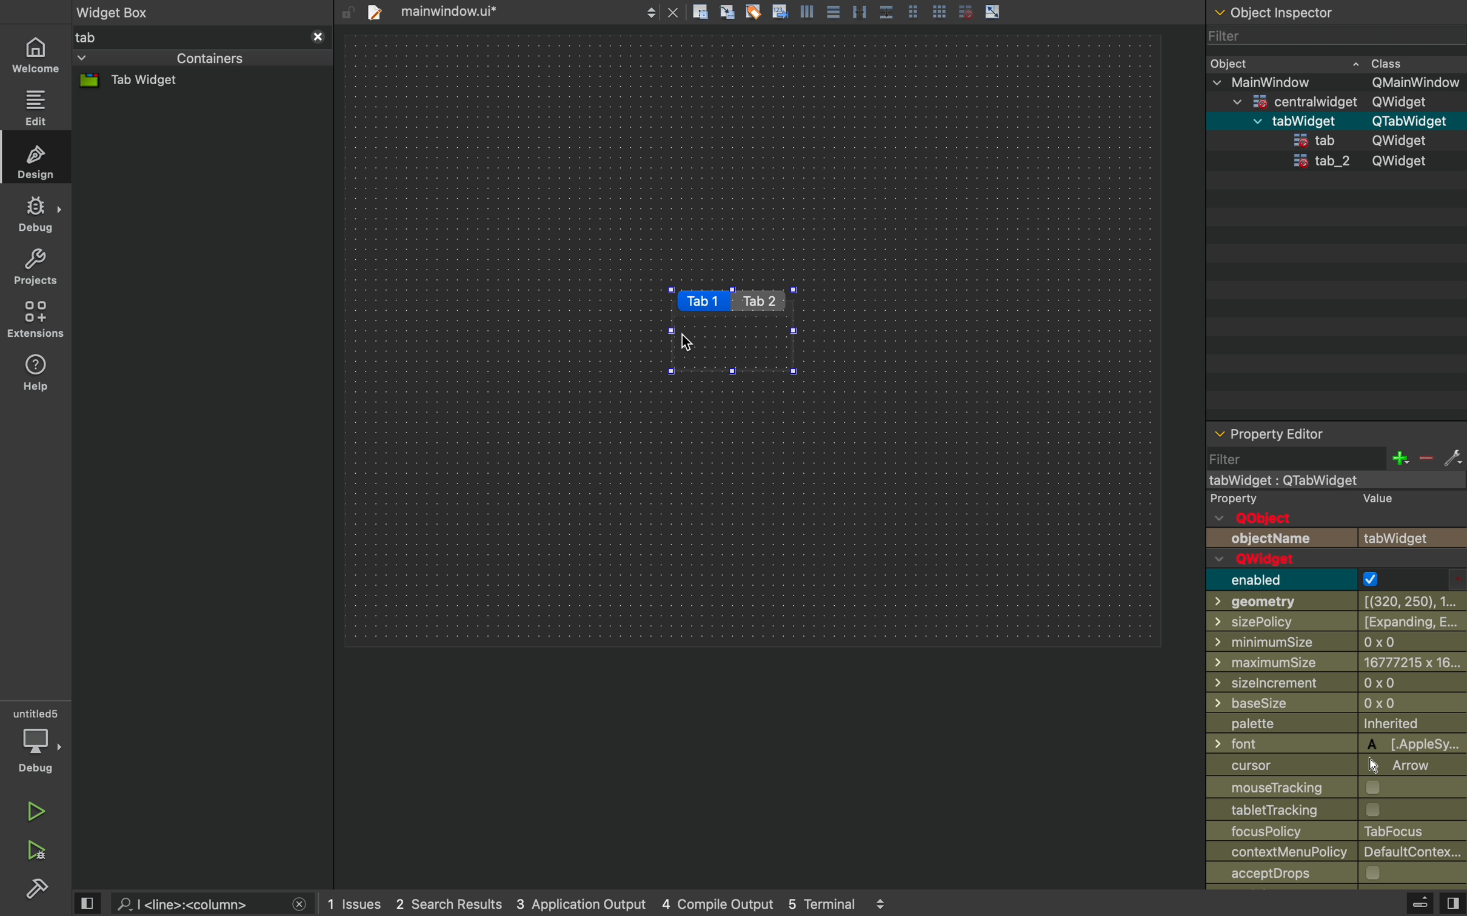 Image resolution: width=1467 pixels, height=916 pixels. What do you see at coordinates (1340, 854) in the screenshot?
I see `contextmenupolicy` at bounding box center [1340, 854].